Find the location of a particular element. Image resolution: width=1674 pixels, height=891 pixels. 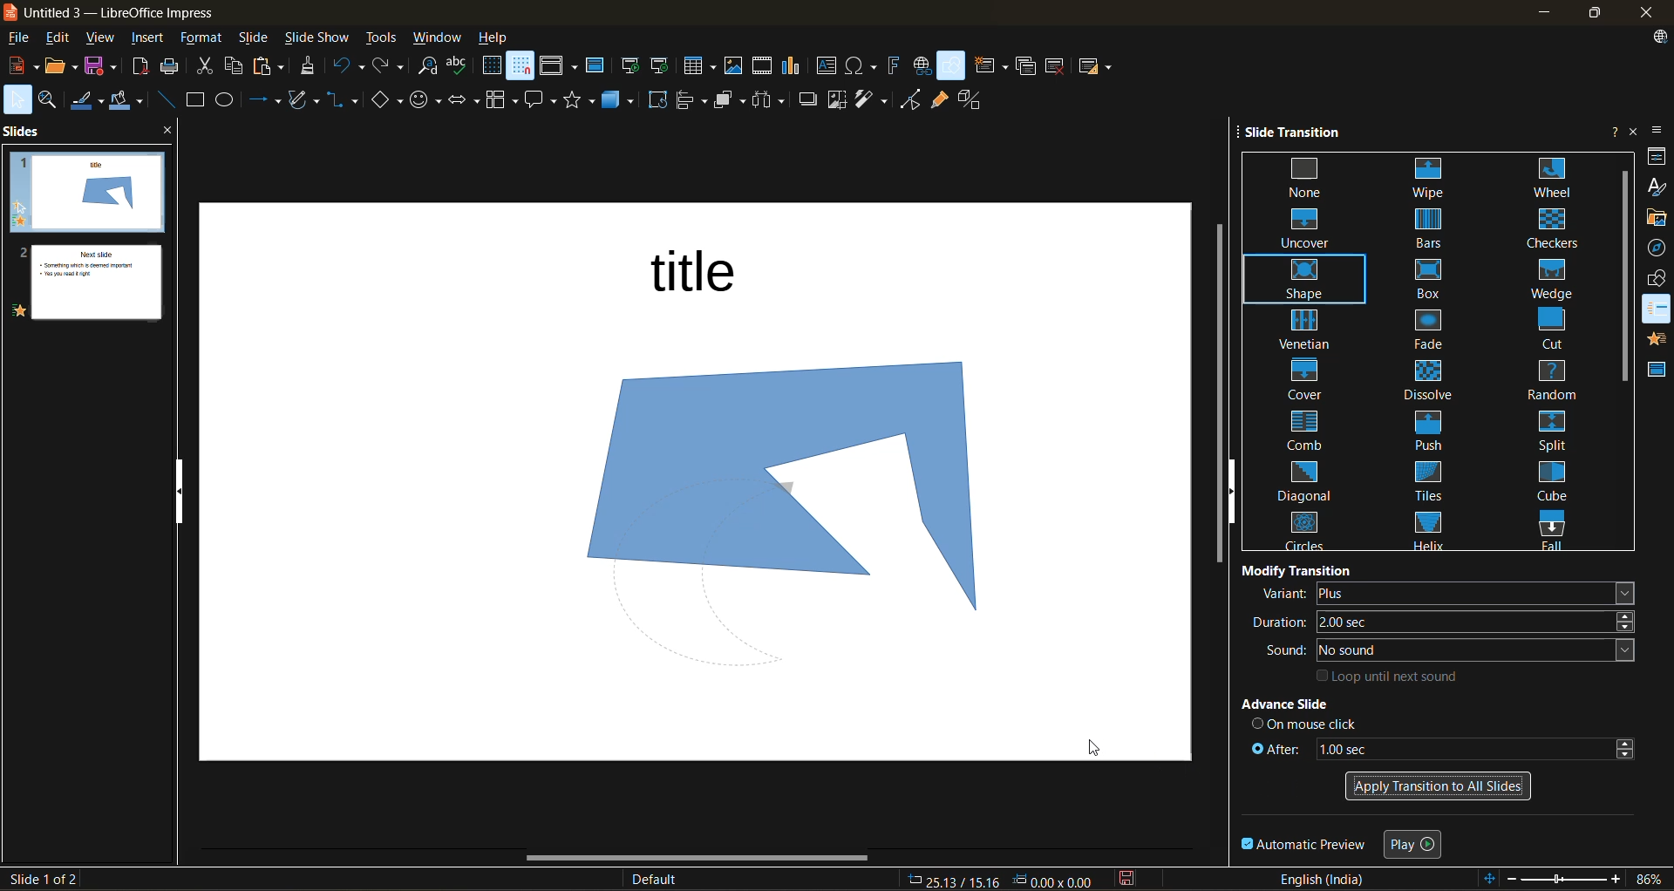

export directly as pdf is located at coordinates (141, 71).